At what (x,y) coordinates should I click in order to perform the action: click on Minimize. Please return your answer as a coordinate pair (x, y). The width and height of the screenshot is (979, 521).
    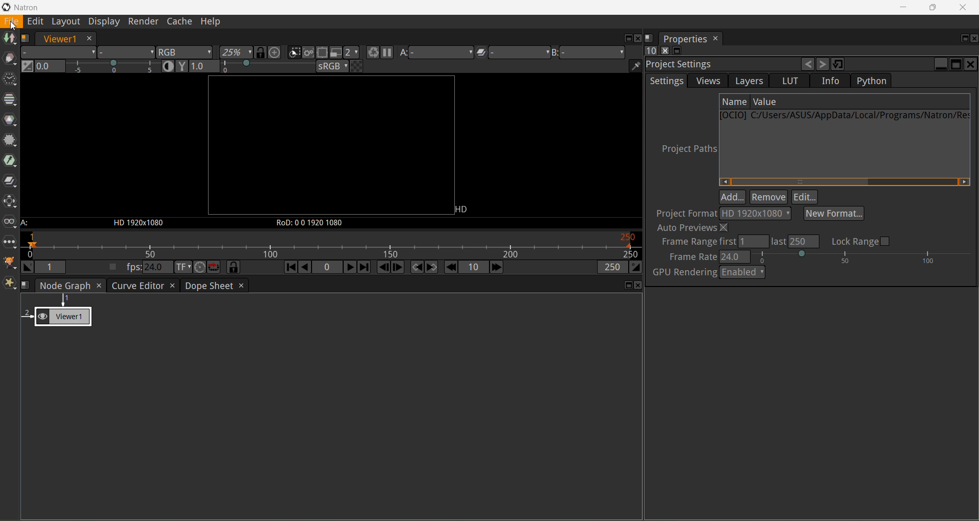
    Looking at the image, I should click on (904, 6).